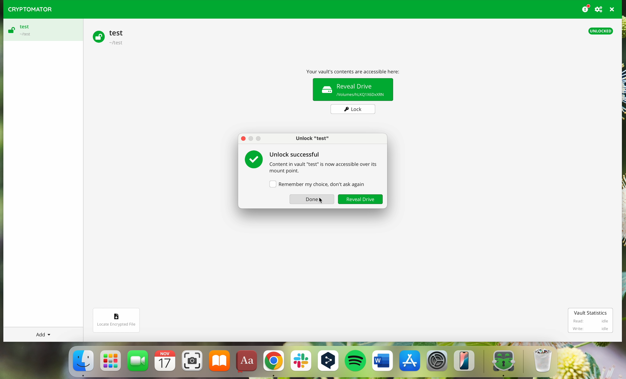 The height and width of the screenshot is (379, 626). What do you see at coordinates (110, 36) in the screenshot?
I see `test vault` at bounding box center [110, 36].